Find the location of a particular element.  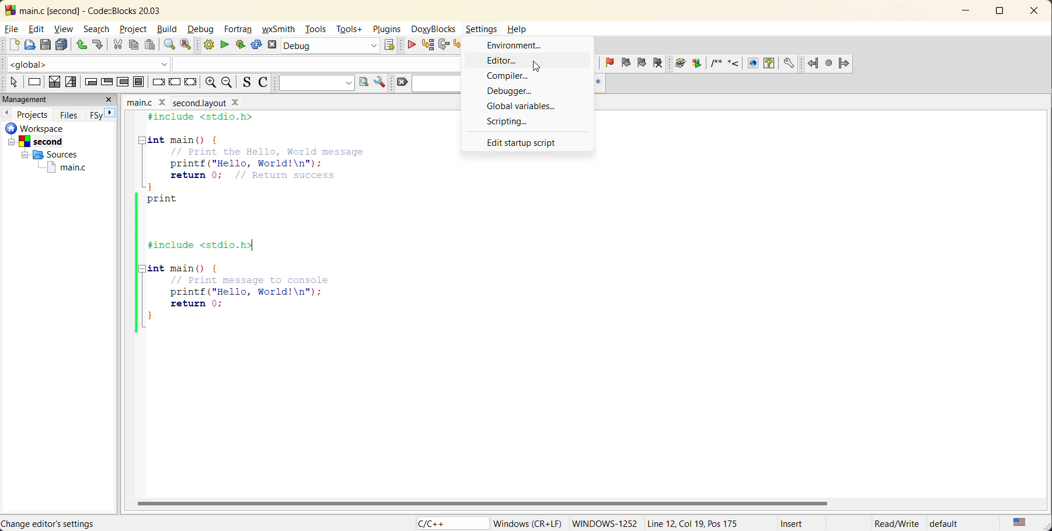

 is located at coordinates (47, 154).